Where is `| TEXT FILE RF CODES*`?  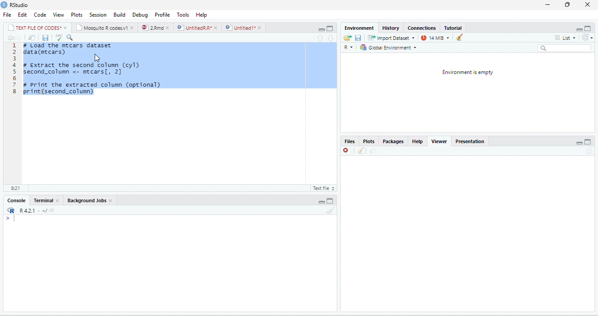
| TEXT FILE RF CODES* is located at coordinates (34, 27).